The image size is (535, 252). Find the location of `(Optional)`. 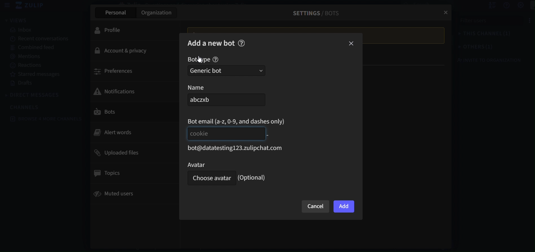

(Optional) is located at coordinates (253, 178).